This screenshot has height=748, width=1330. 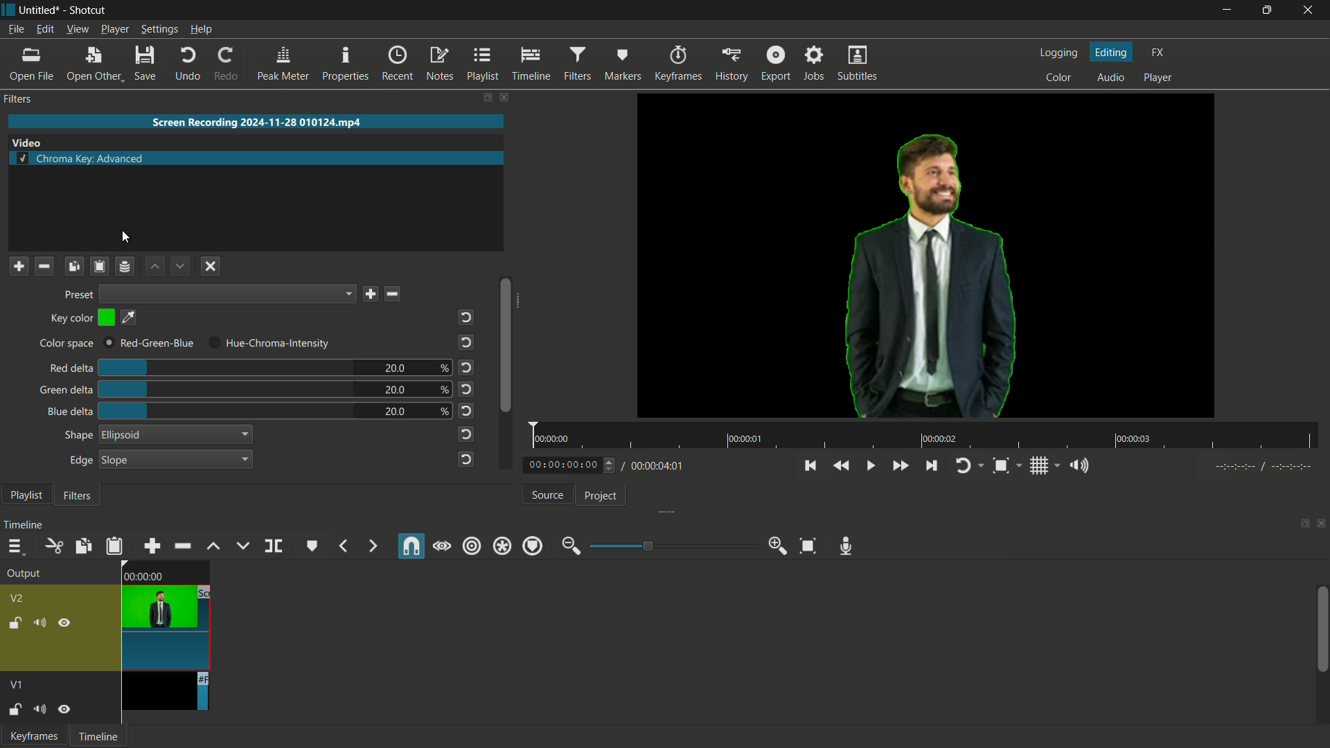 I want to click on Plus, so click(x=19, y=265).